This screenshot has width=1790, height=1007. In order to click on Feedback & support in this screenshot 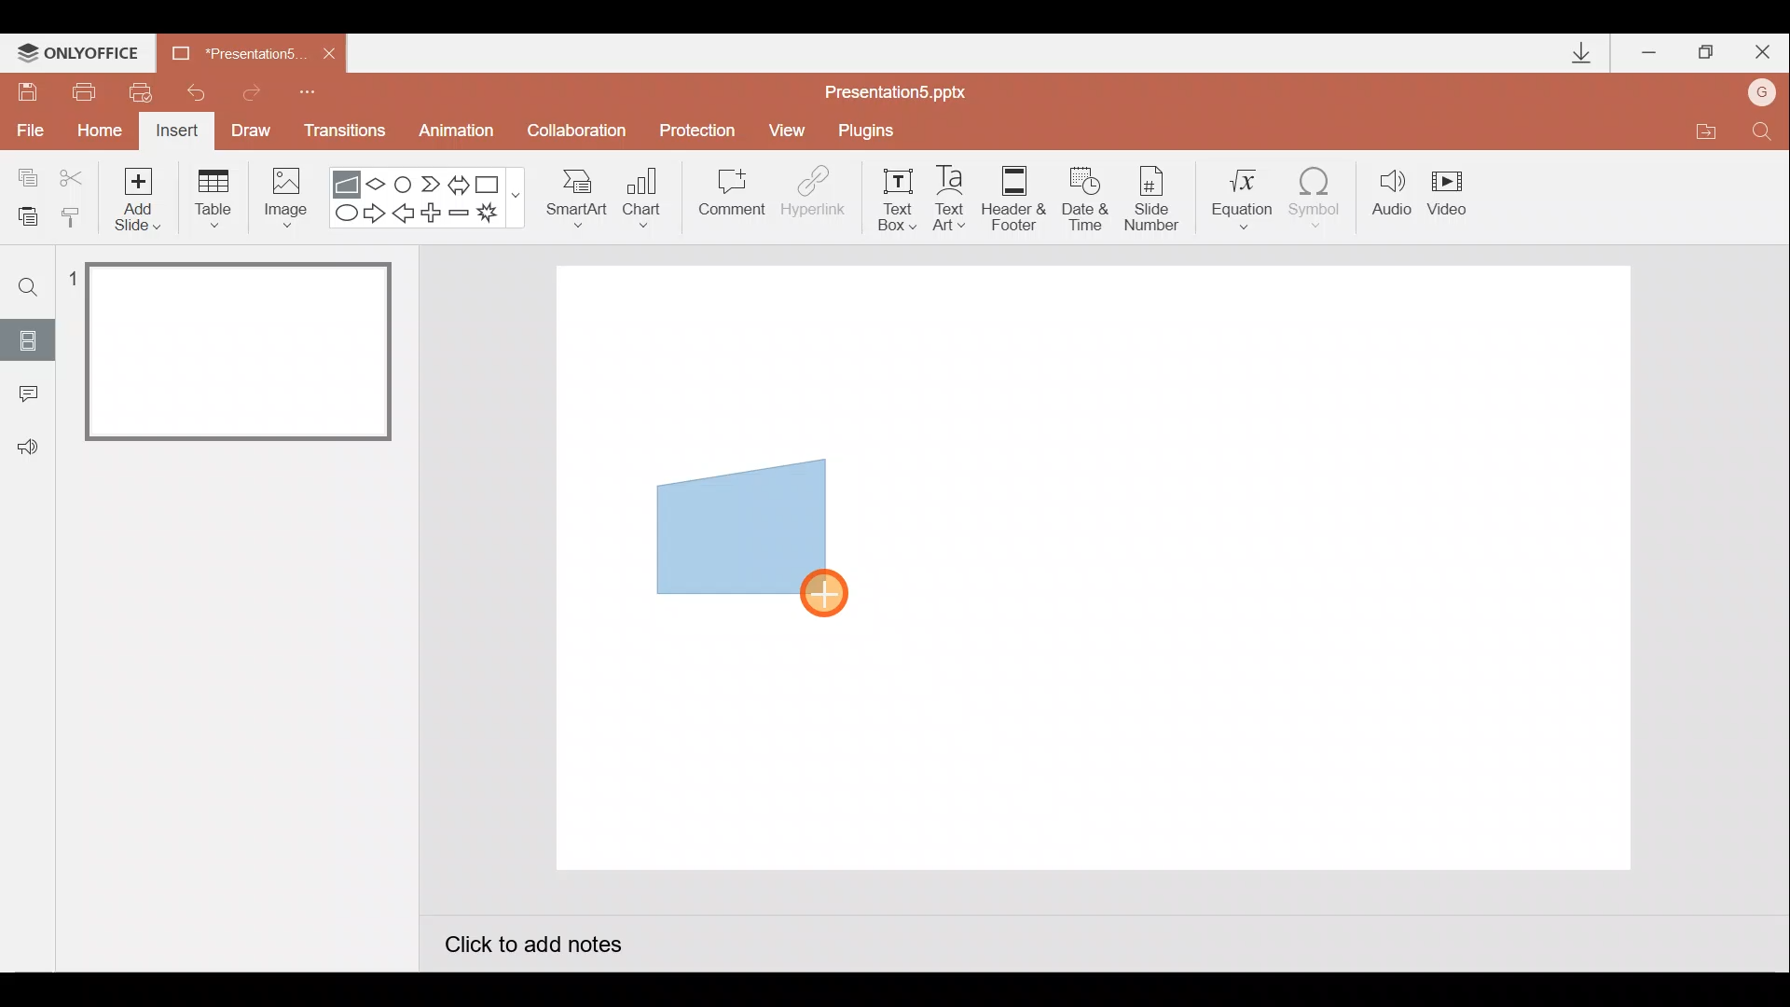, I will do `click(29, 446)`.